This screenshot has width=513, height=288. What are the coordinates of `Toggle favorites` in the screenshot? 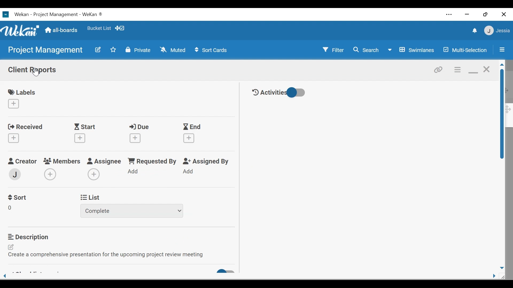 It's located at (113, 50).